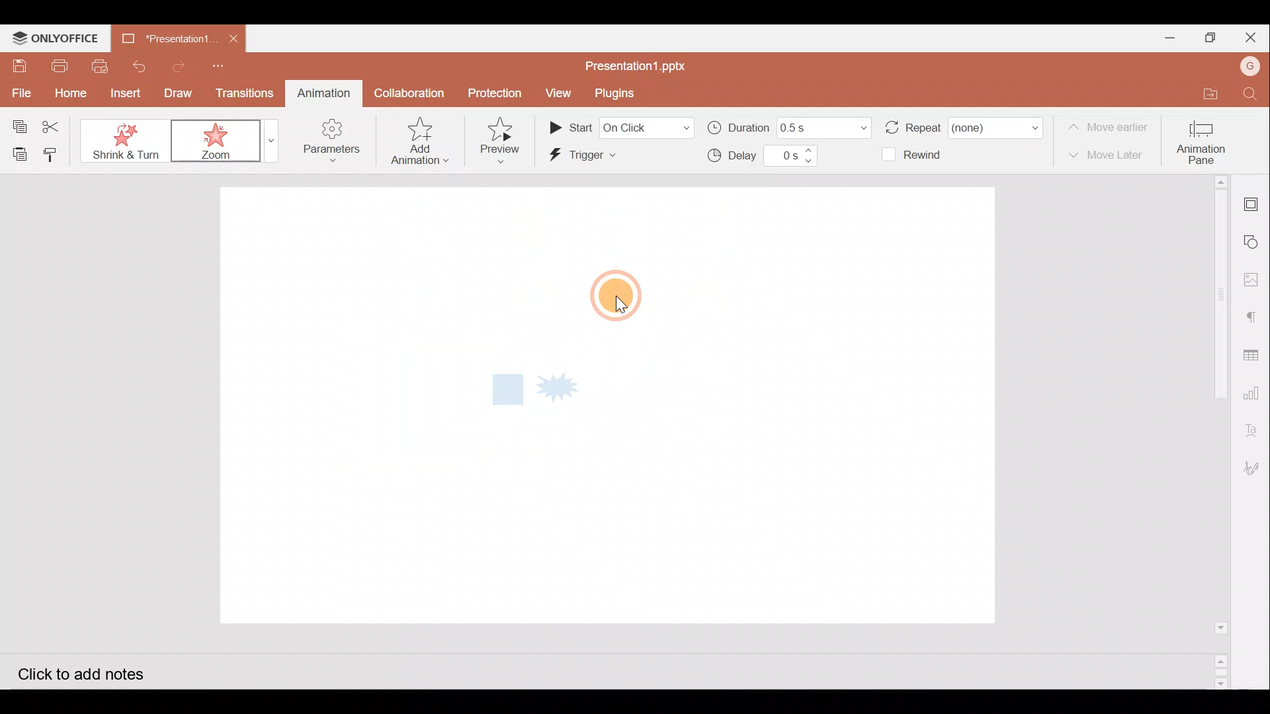 The image size is (1270, 714). What do you see at coordinates (1208, 38) in the screenshot?
I see `Maximize` at bounding box center [1208, 38].